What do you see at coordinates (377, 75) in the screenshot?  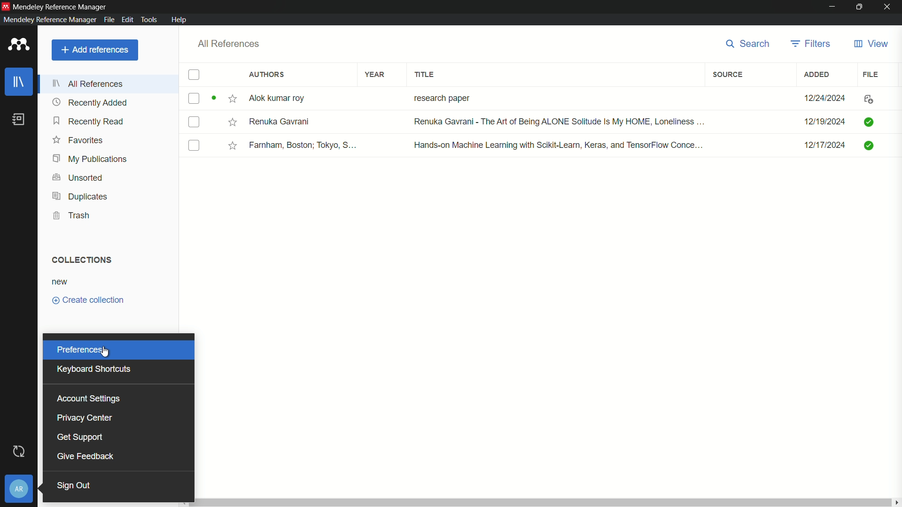 I see `year` at bounding box center [377, 75].